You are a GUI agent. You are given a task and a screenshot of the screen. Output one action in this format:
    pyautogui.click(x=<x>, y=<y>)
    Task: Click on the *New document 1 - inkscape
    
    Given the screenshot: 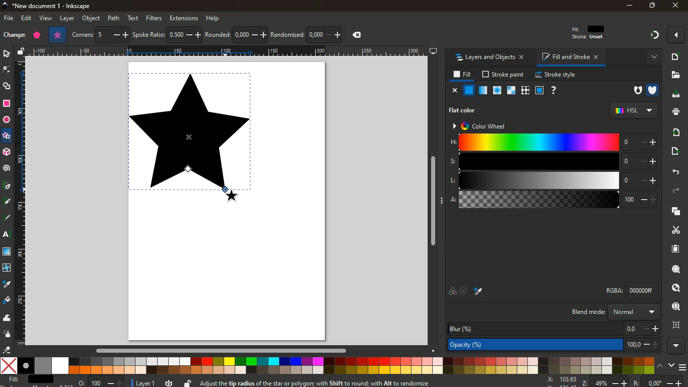 What is the action you would take?
    pyautogui.click(x=51, y=6)
    